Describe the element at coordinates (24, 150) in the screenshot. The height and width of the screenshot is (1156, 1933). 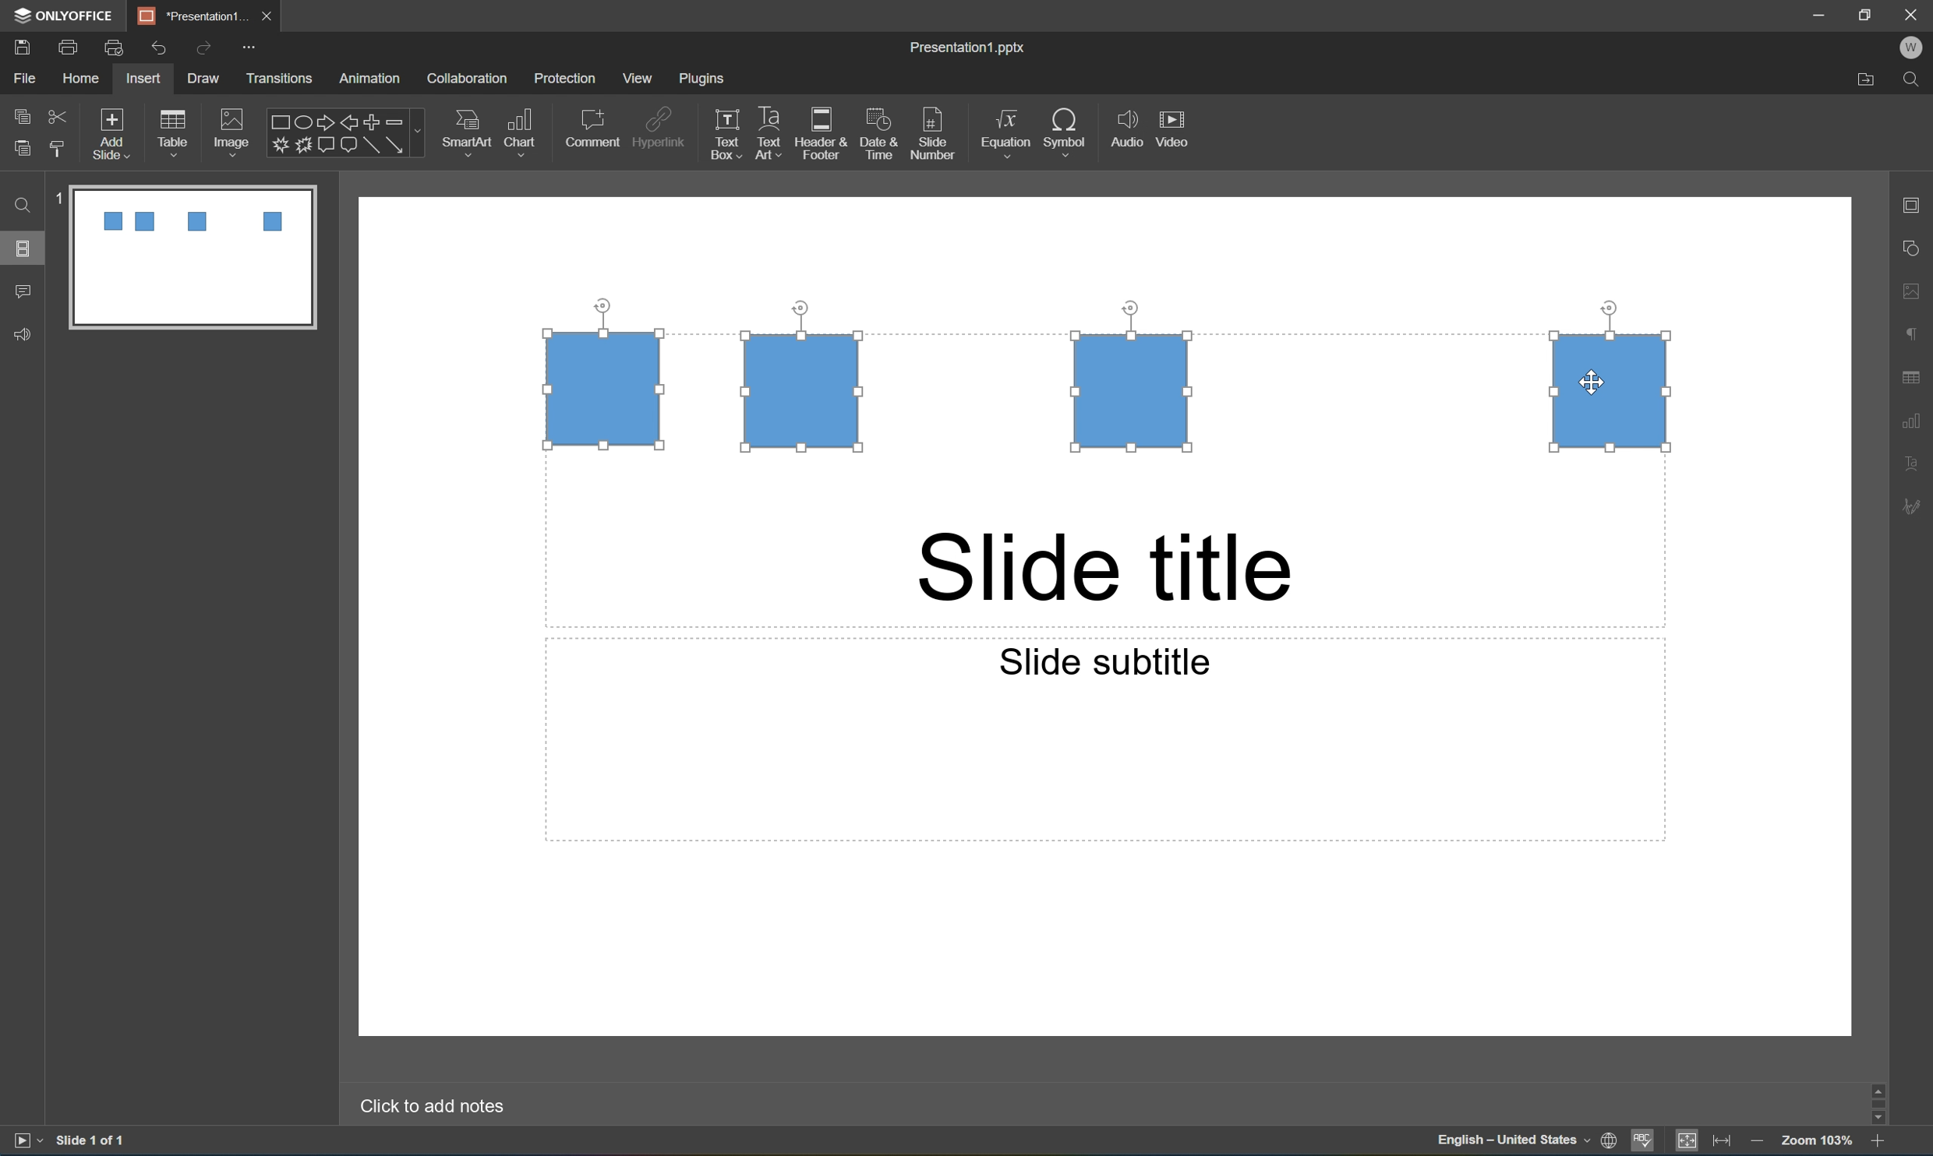
I see `paste` at that location.